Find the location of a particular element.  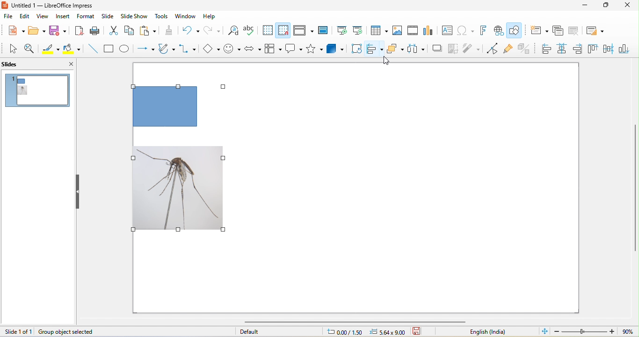

undo is located at coordinates (190, 30).